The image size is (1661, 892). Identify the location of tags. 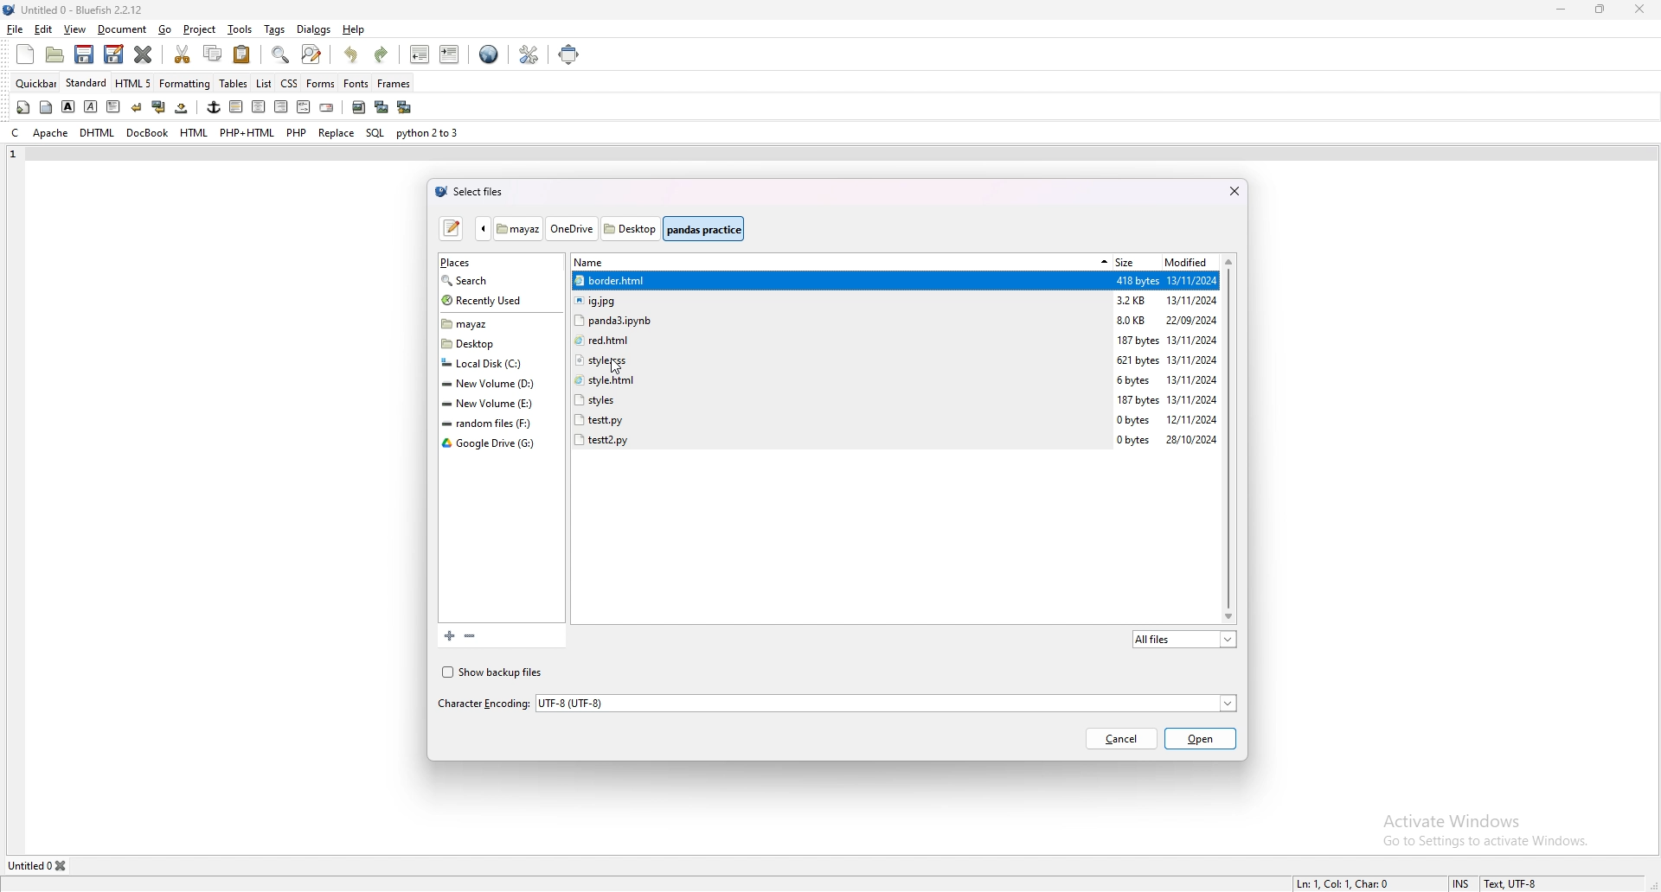
(275, 29).